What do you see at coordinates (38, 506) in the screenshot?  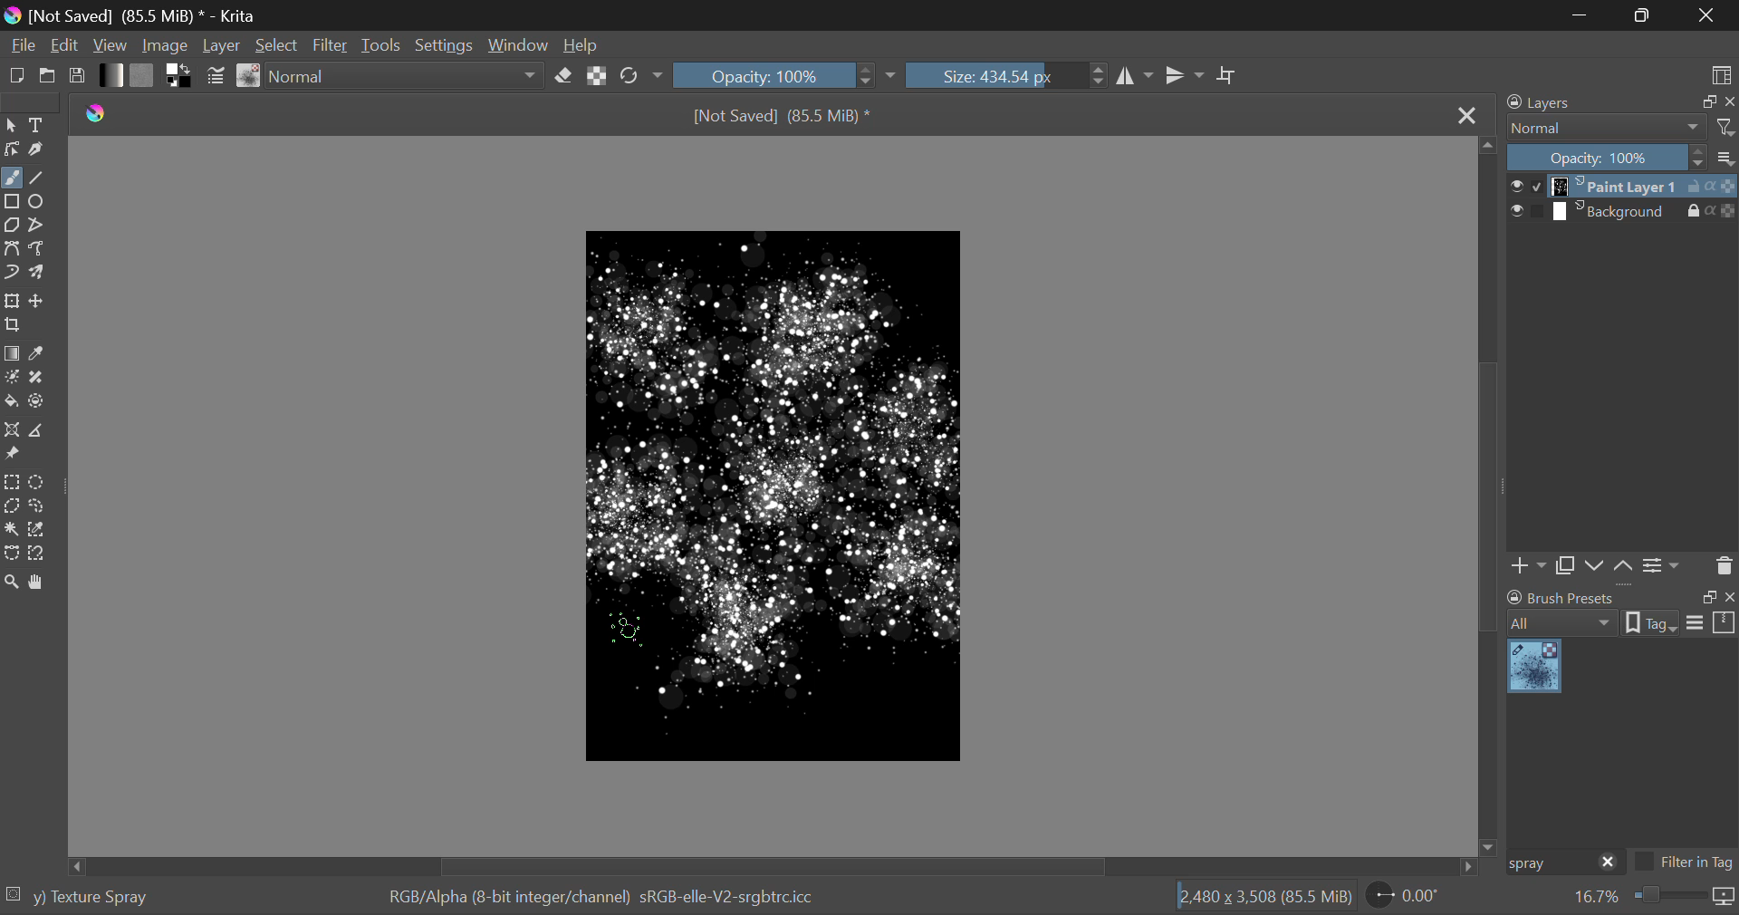 I see `Freehand Selection` at bounding box center [38, 506].